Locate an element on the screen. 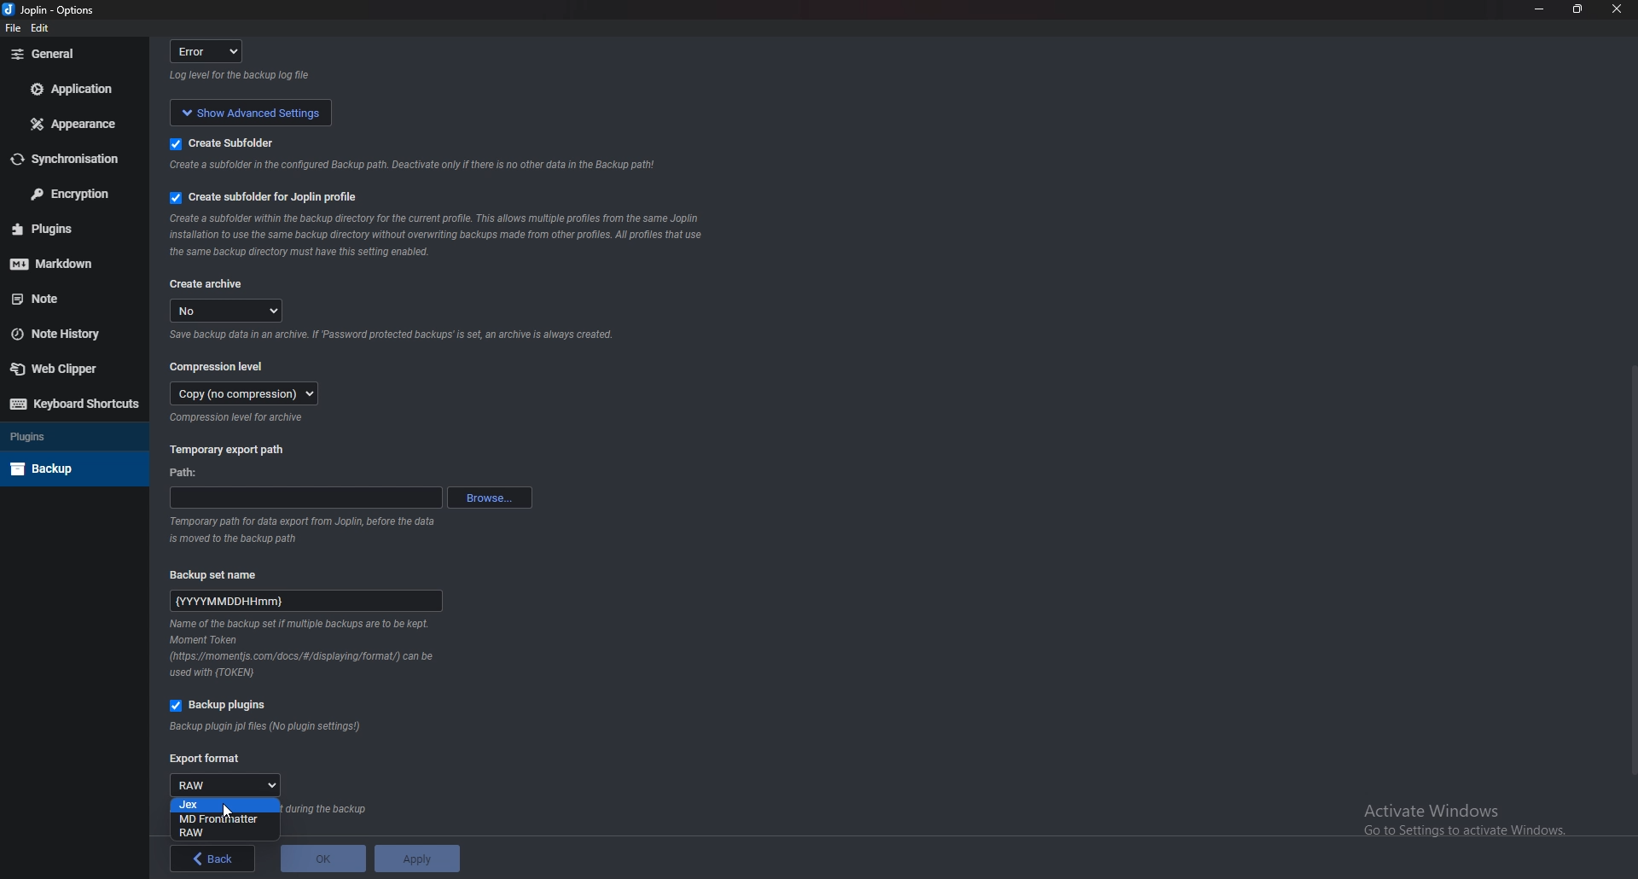 Image resolution: width=1638 pixels, height=879 pixels. error is located at coordinates (212, 50).